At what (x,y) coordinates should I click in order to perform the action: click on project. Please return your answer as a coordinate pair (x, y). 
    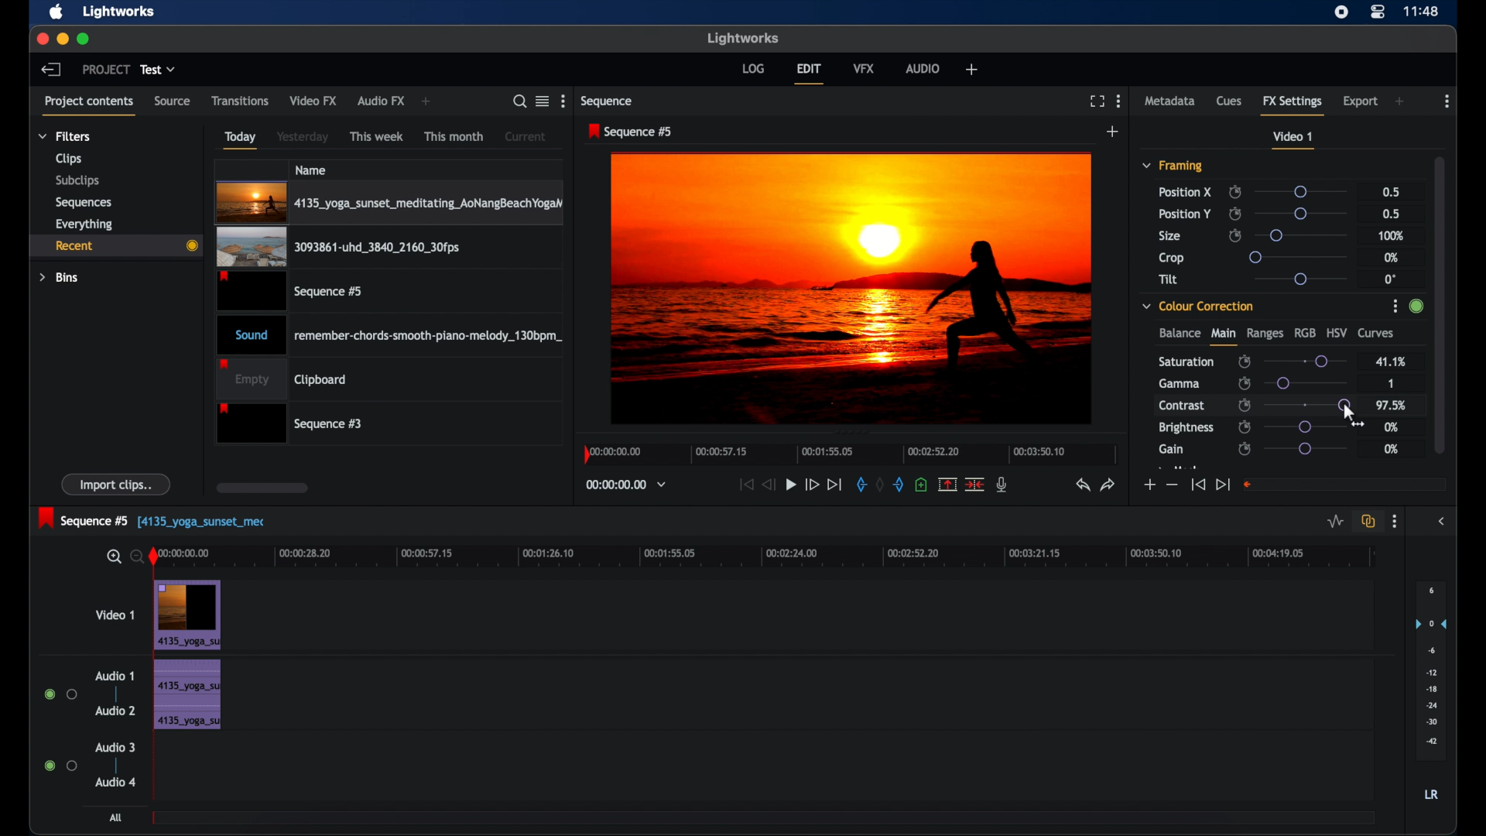
    Looking at the image, I should click on (106, 70).